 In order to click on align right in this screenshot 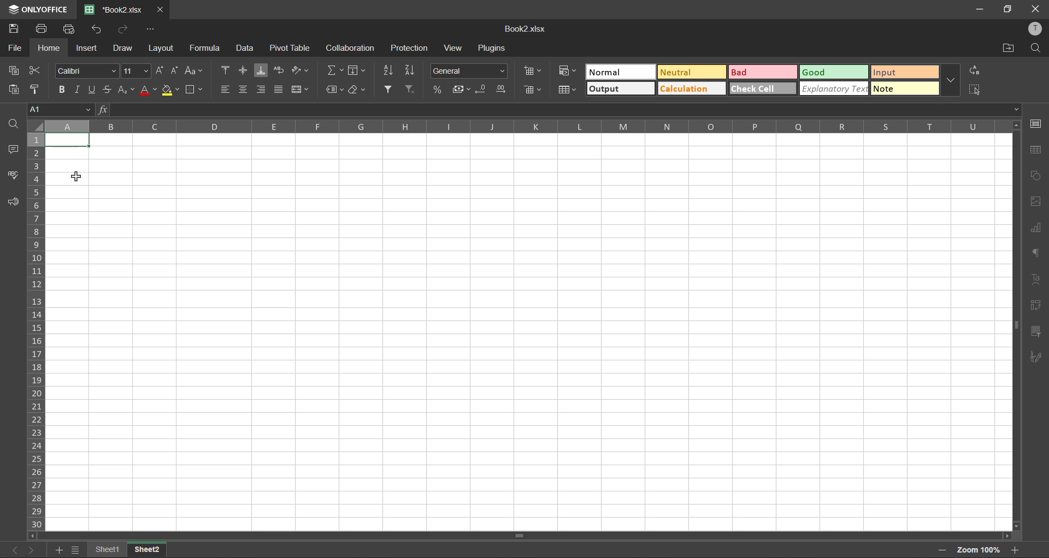, I will do `click(261, 89)`.